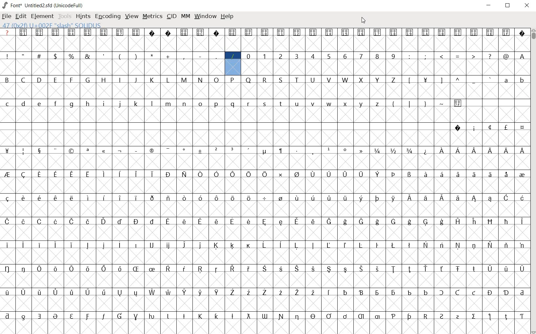 The height and width of the screenshot is (334, 536). What do you see at coordinates (249, 104) in the screenshot?
I see `glyph` at bounding box center [249, 104].